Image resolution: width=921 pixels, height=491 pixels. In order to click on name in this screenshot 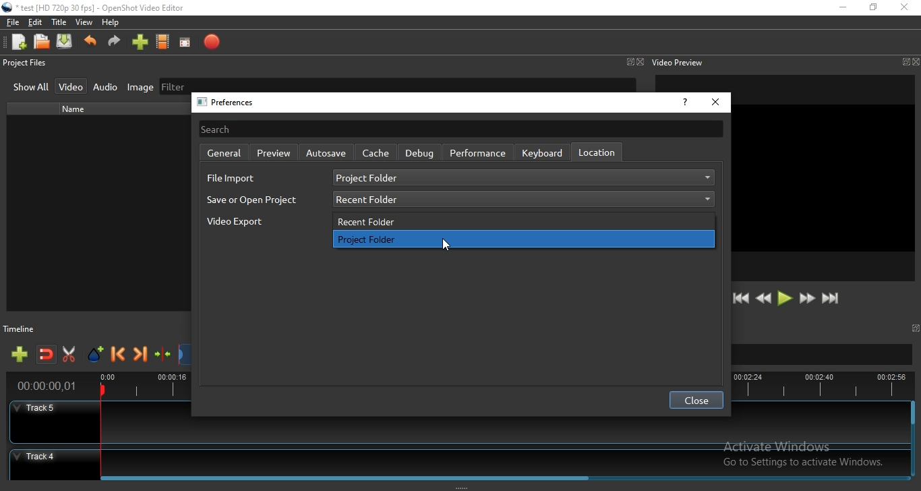, I will do `click(78, 109)`.